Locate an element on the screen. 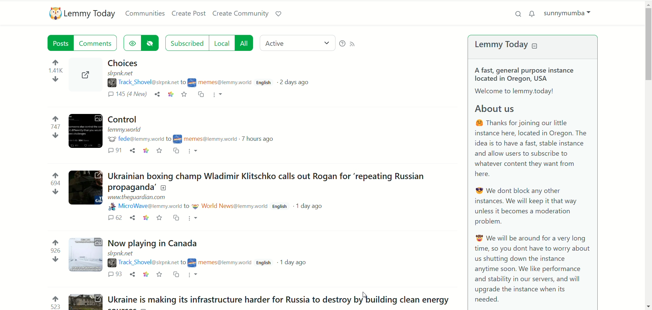  posts is located at coordinates (61, 42).